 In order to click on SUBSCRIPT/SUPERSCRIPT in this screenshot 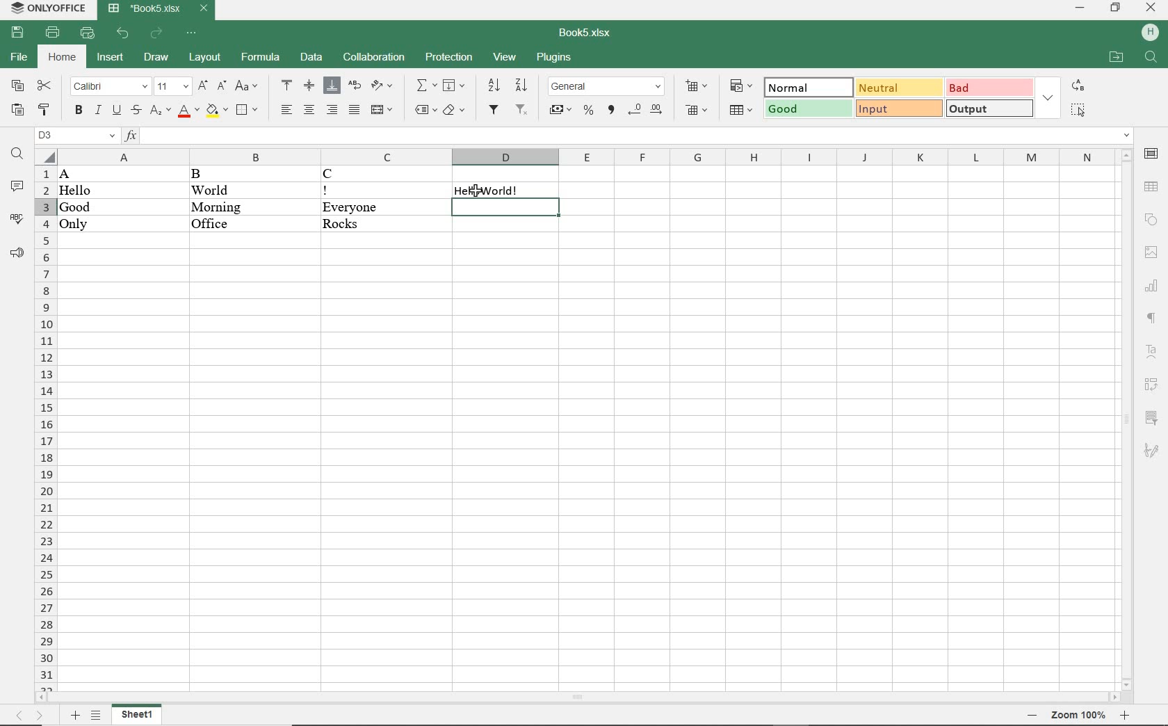, I will do `click(158, 111)`.